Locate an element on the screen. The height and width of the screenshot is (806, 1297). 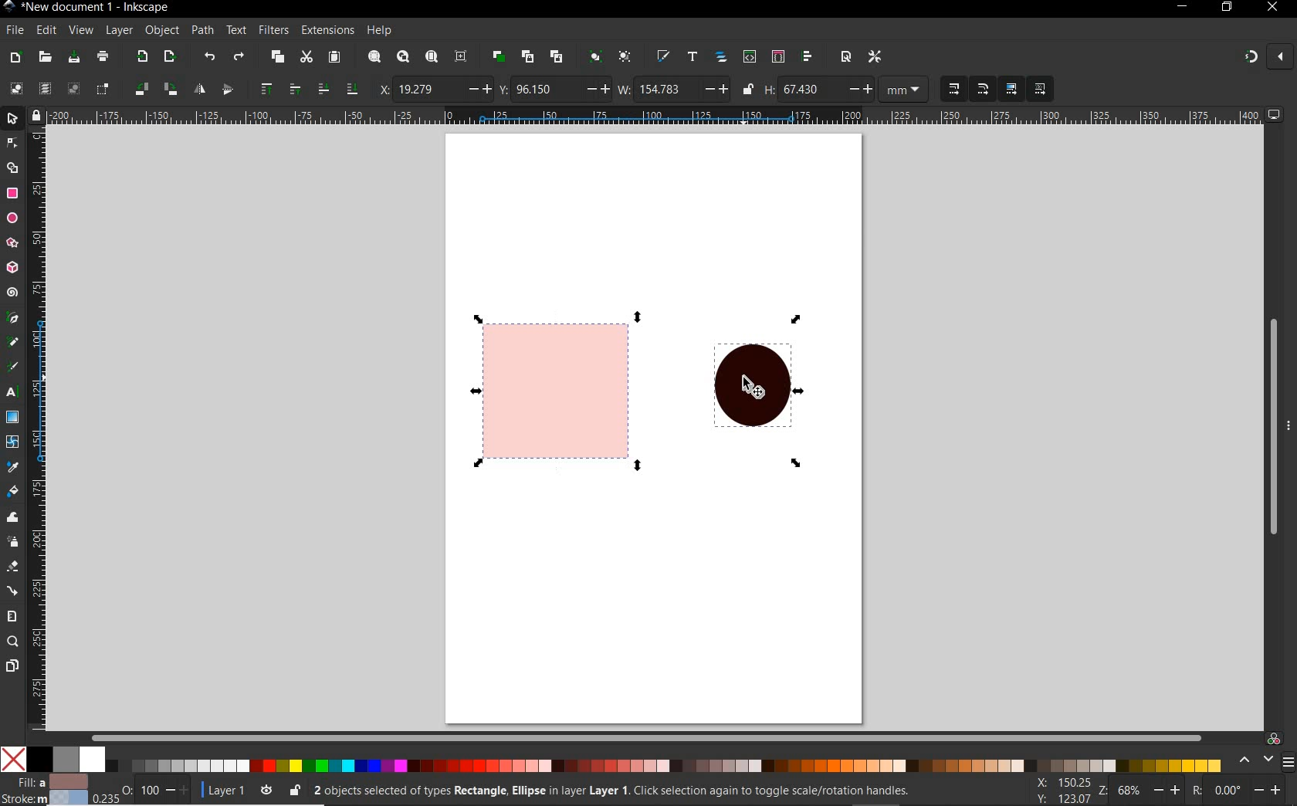
color pallet is located at coordinates (639, 760).